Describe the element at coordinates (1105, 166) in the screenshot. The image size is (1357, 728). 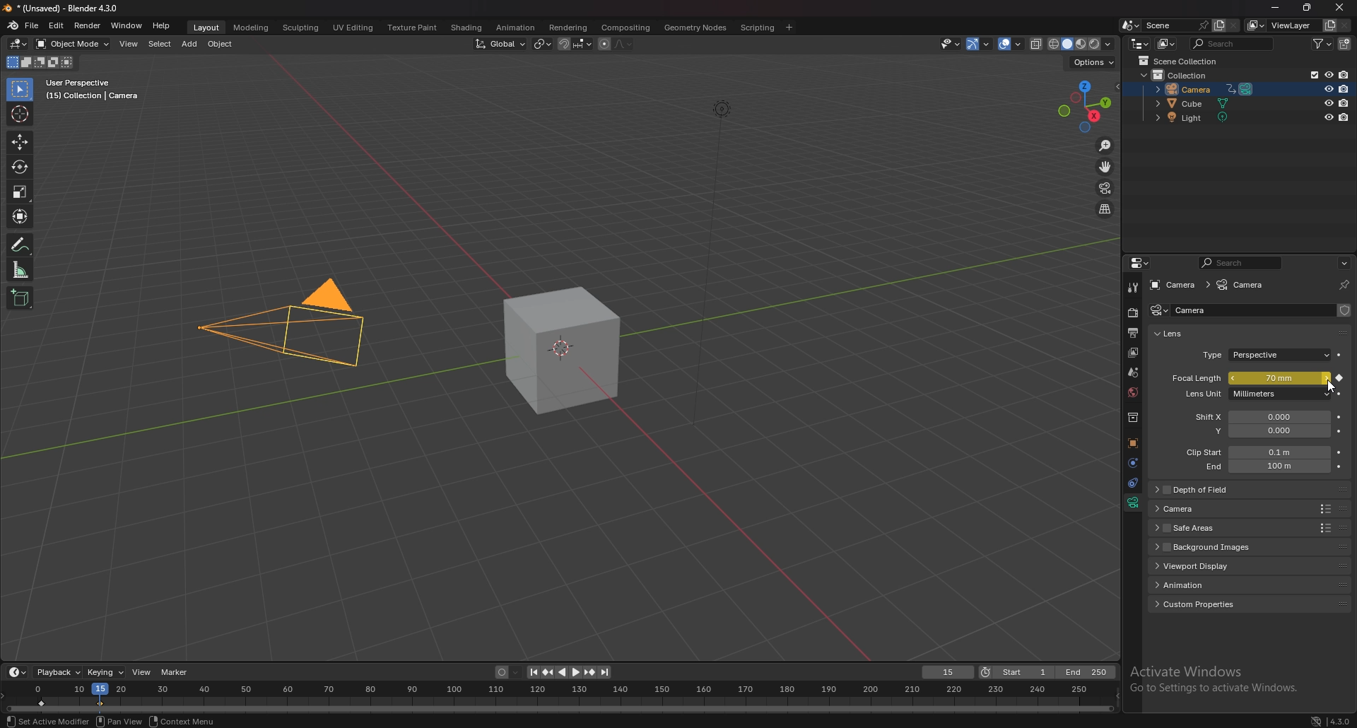
I see `move` at that location.